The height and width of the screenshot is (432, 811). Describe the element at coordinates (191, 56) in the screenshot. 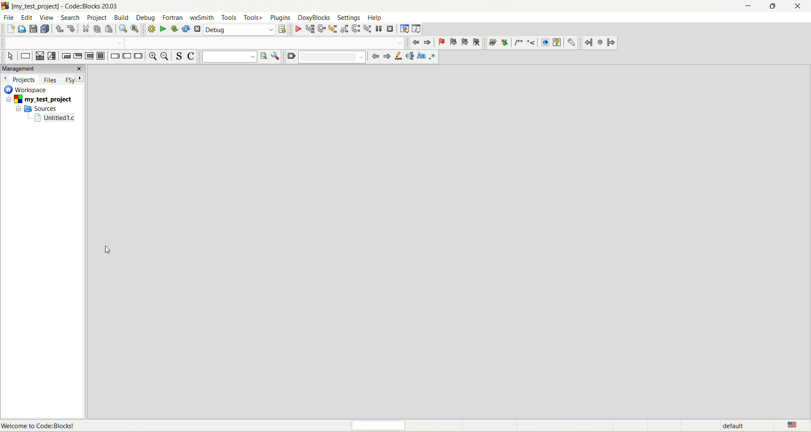

I see `toggle comment` at that location.